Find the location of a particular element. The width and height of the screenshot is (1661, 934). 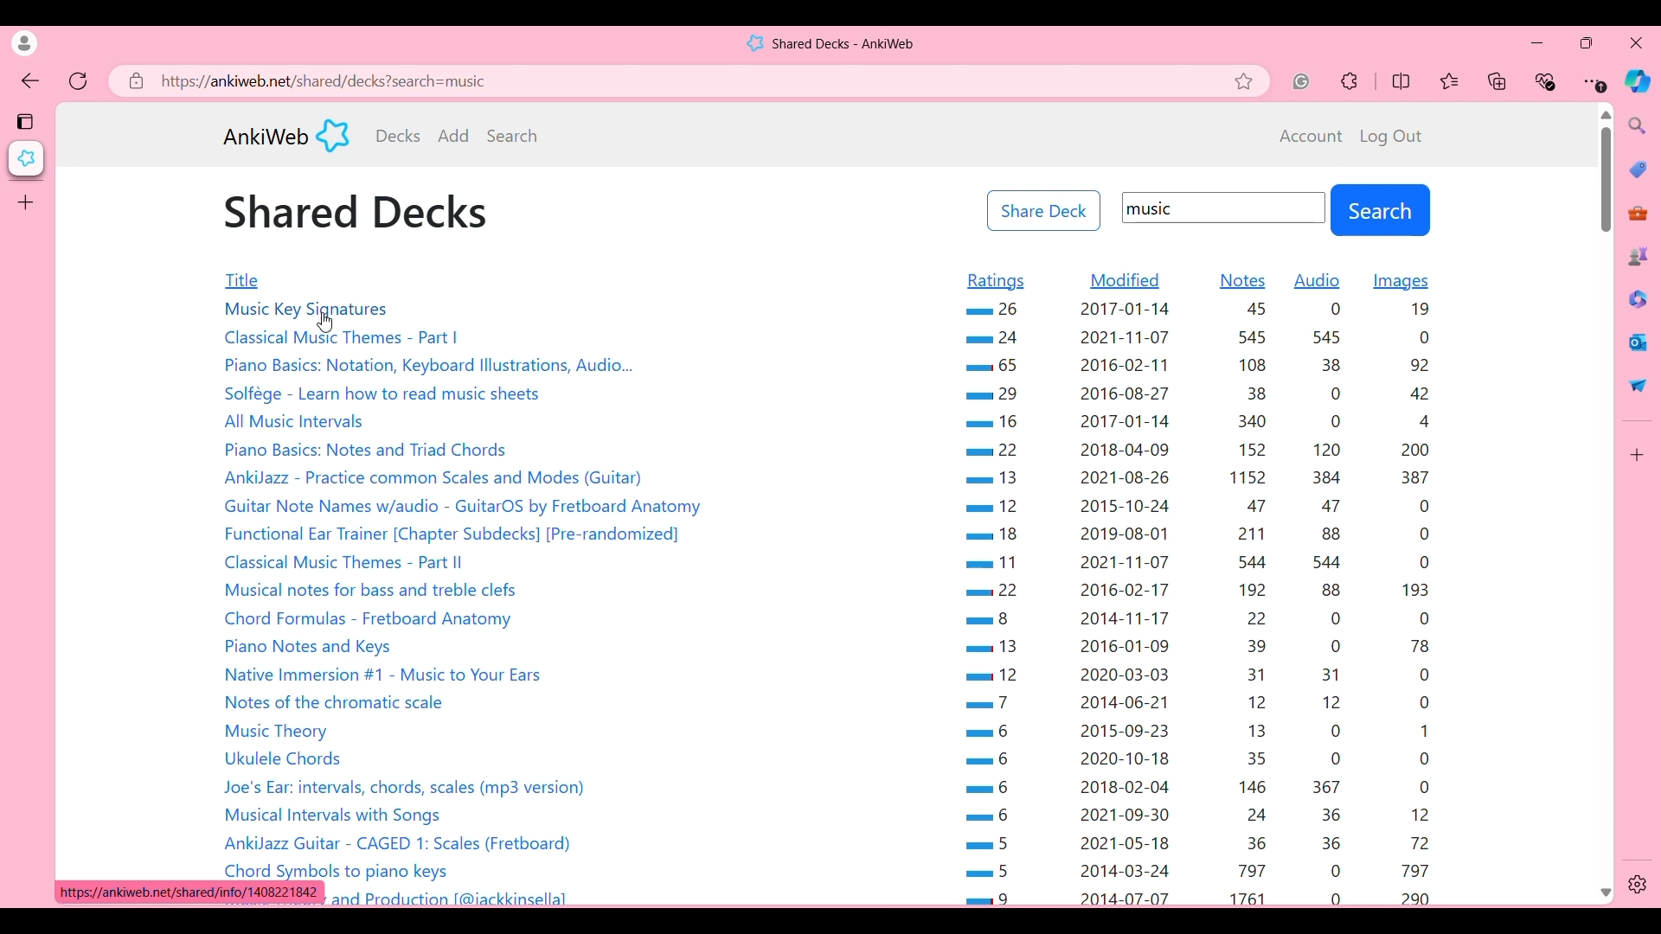

Search is located at coordinates (1381, 210).